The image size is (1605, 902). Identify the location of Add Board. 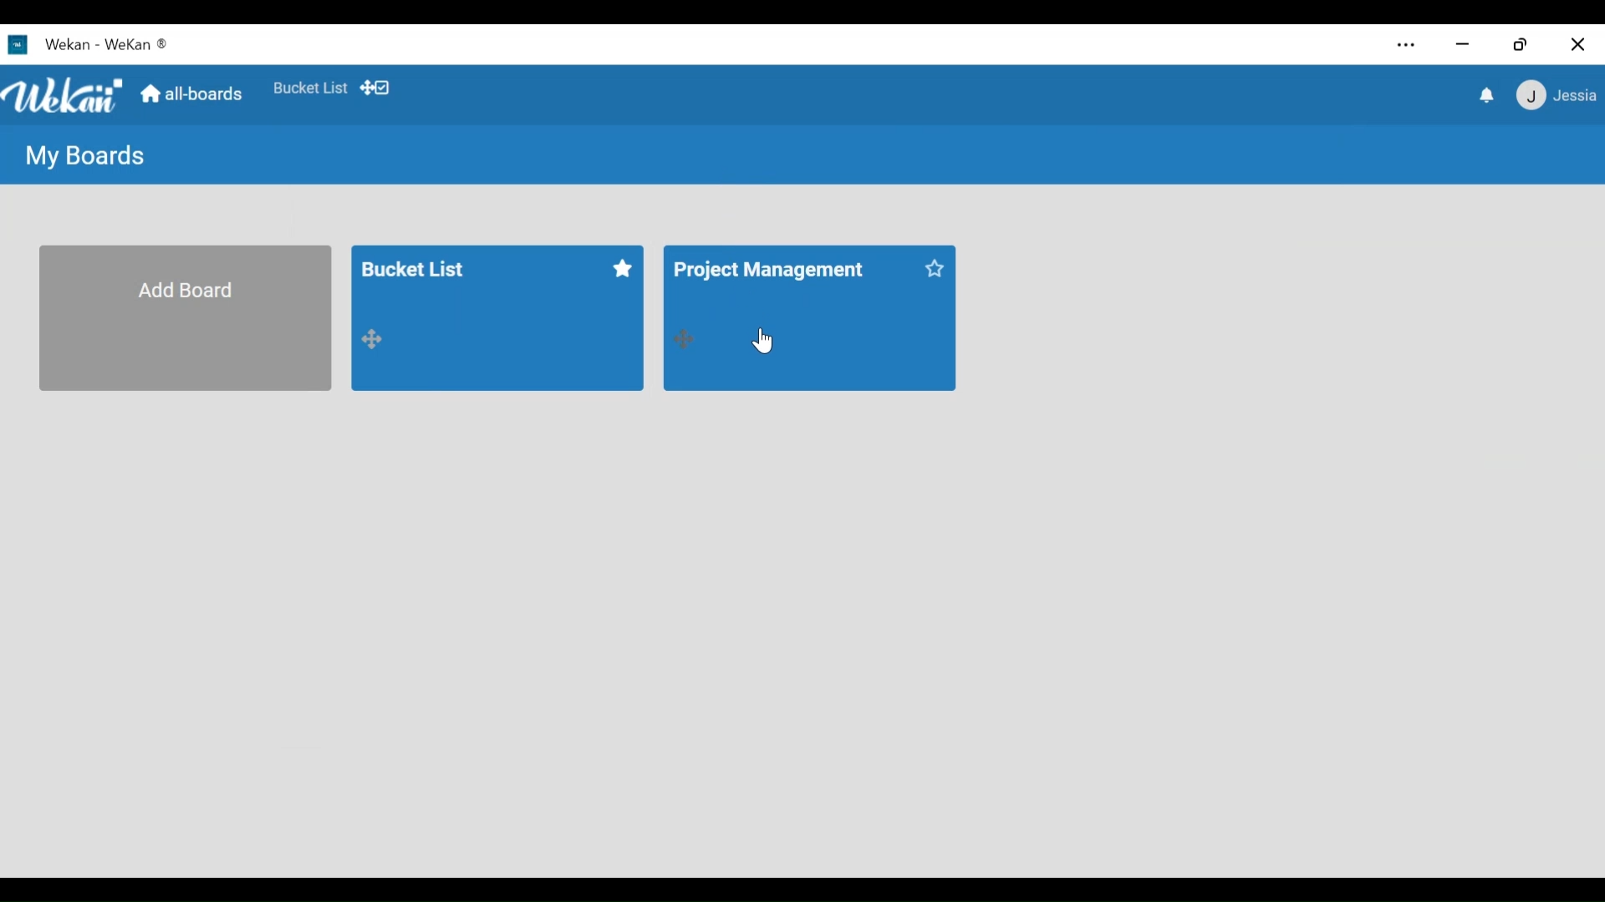
(183, 317).